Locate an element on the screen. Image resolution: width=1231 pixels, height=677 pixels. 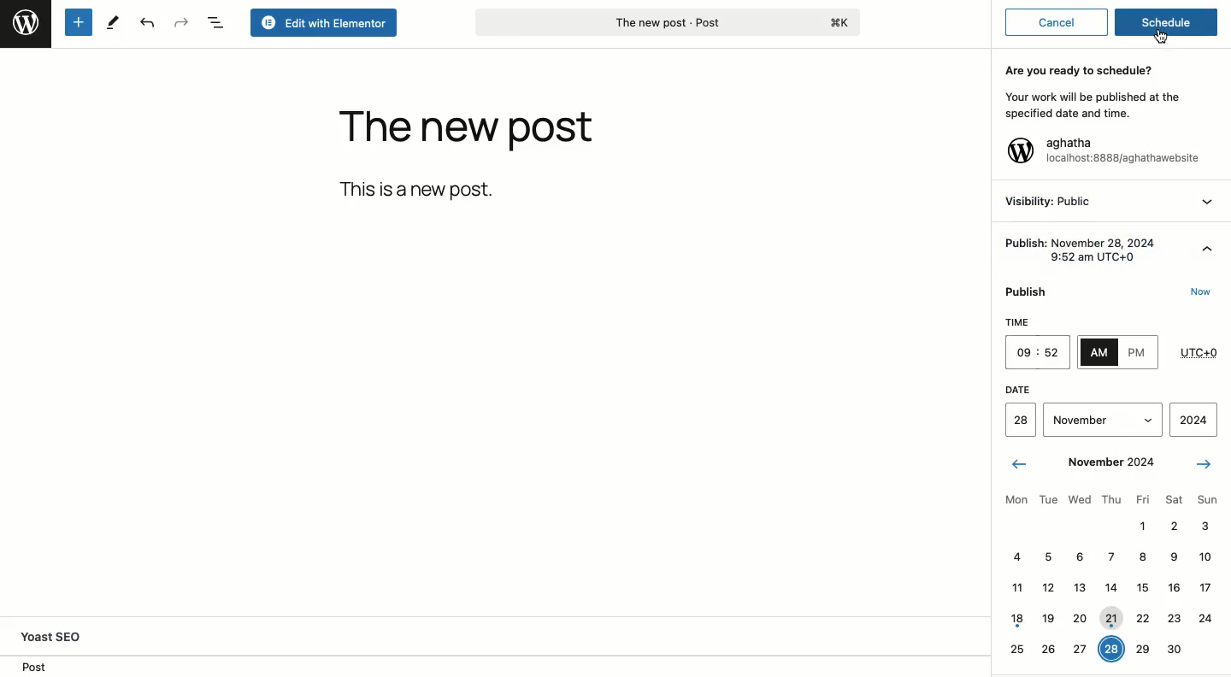
Edit with elementor is located at coordinates (324, 23).